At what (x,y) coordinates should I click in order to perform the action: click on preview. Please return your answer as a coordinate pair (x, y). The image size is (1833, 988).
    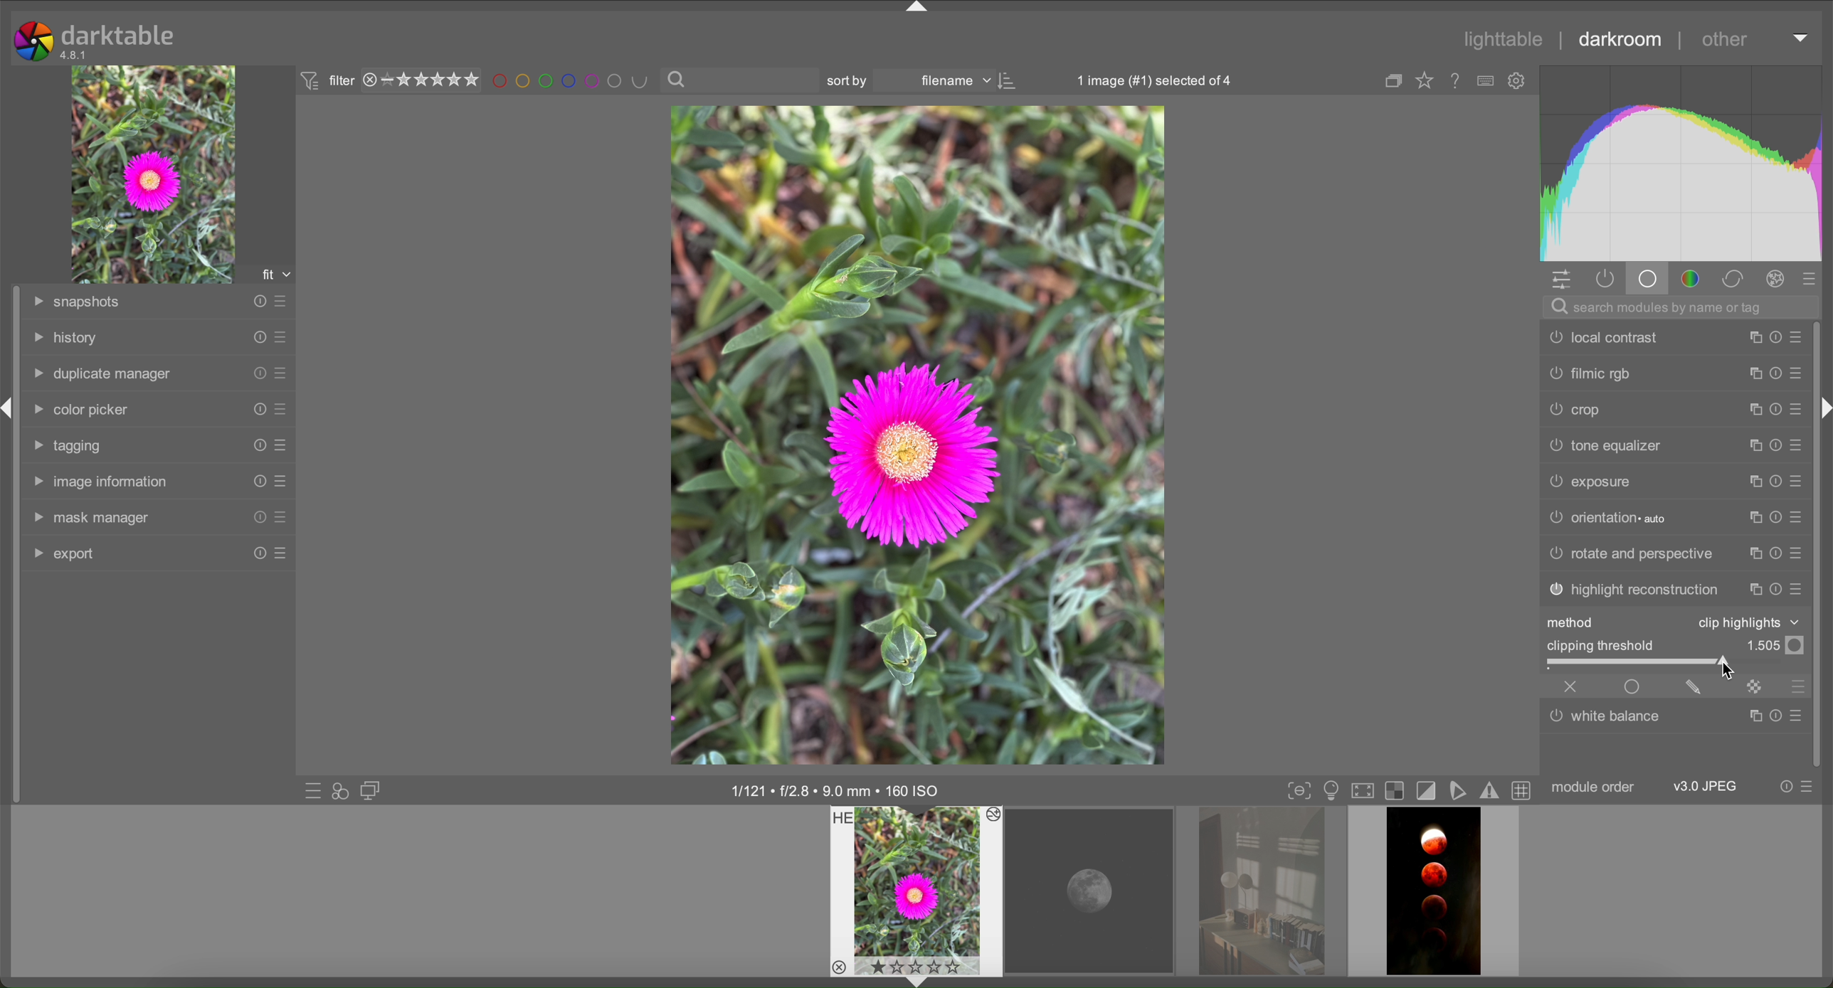
    Looking at the image, I should click on (917, 891).